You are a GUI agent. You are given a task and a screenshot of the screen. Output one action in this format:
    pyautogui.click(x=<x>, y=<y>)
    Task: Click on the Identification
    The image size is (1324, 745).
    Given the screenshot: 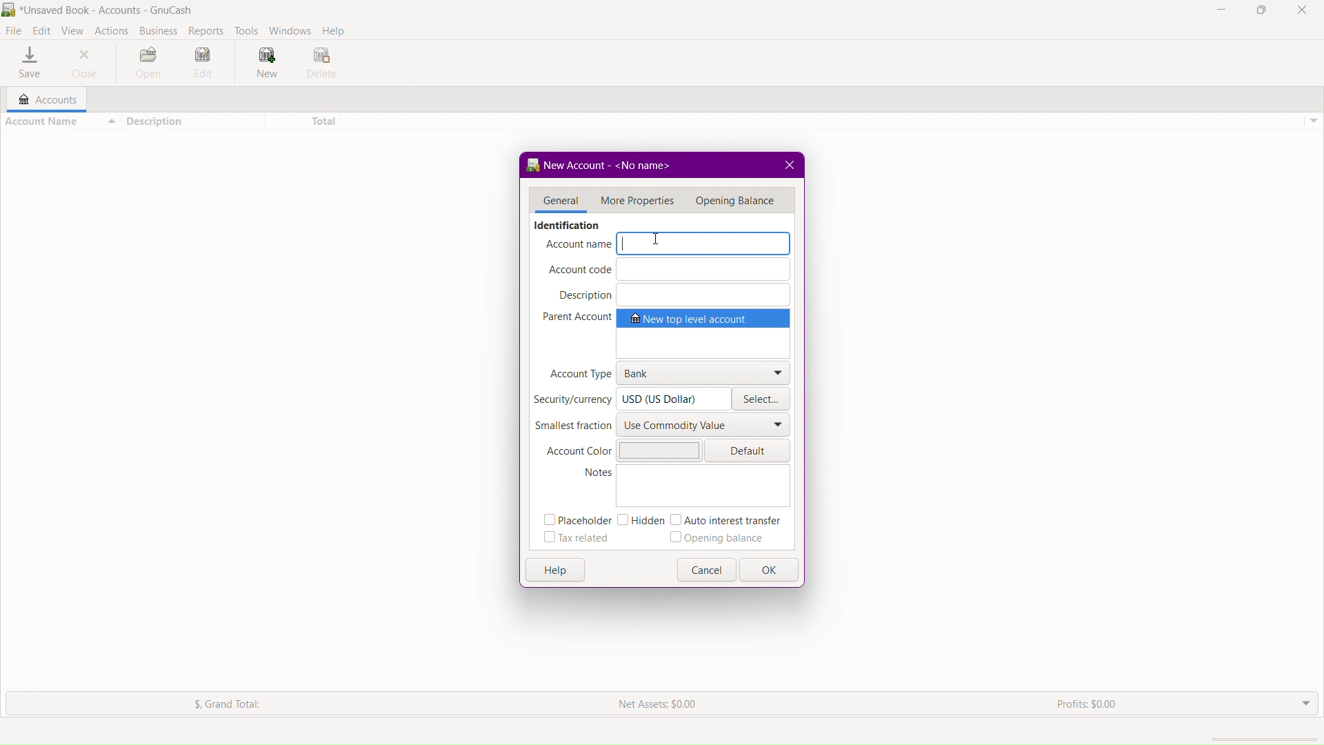 What is the action you would take?
    pyautogui.click(x=565, y=225)
    